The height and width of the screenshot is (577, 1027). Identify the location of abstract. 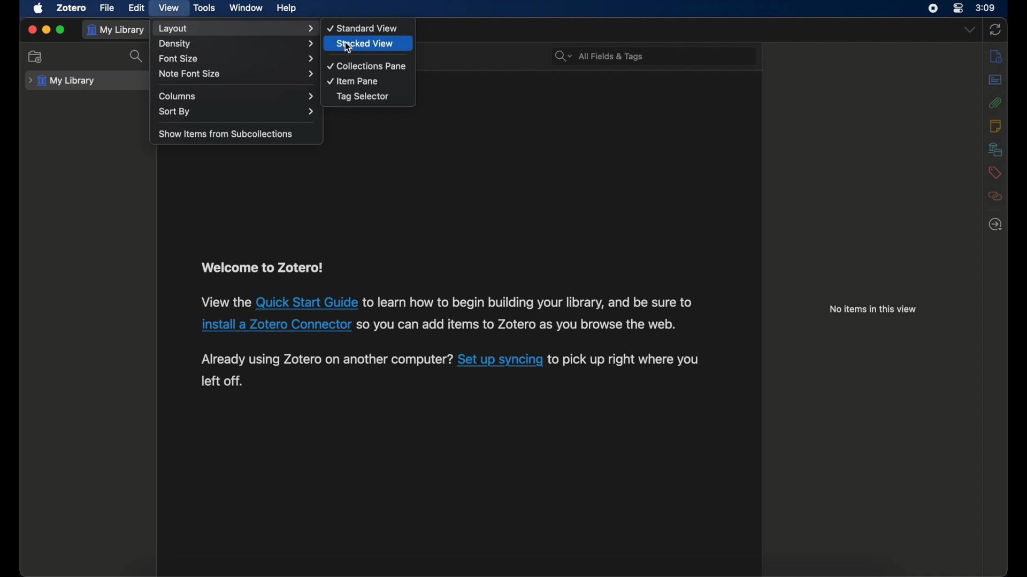
(995, 80).